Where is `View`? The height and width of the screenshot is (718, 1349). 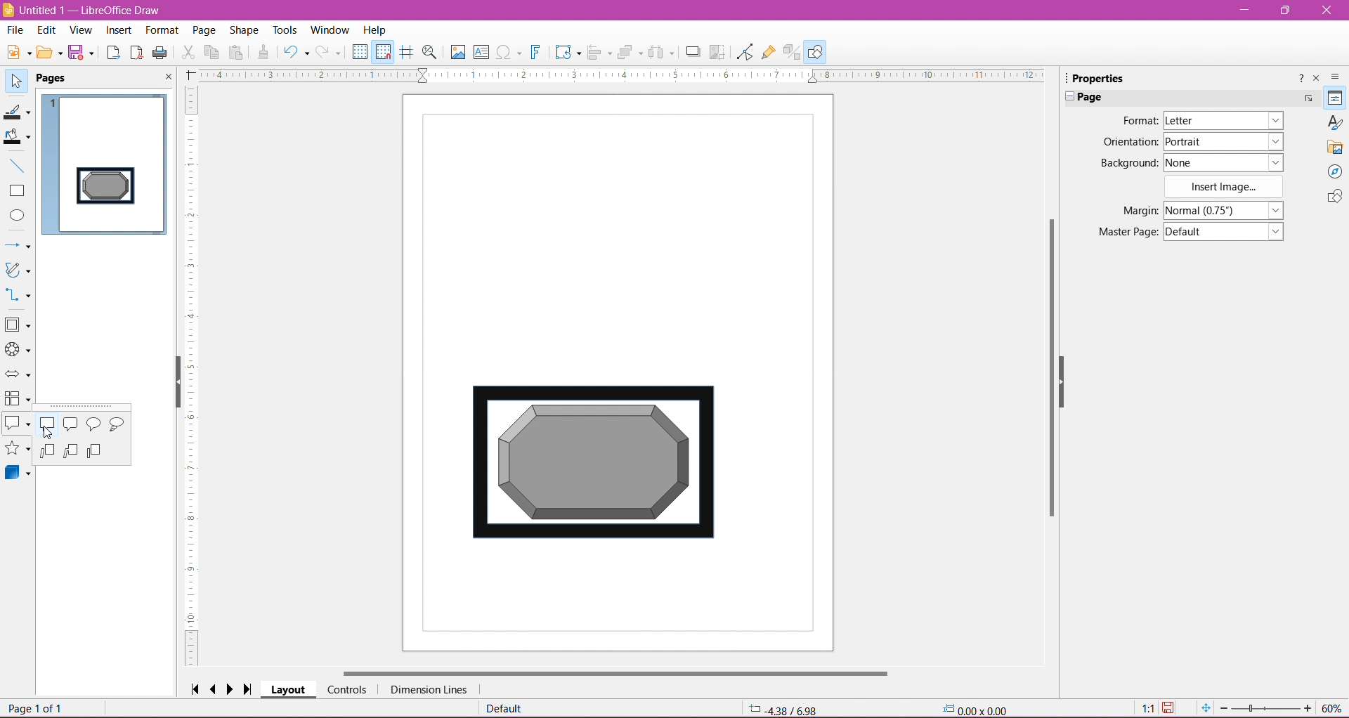 View is located at coordinates (80, 30).